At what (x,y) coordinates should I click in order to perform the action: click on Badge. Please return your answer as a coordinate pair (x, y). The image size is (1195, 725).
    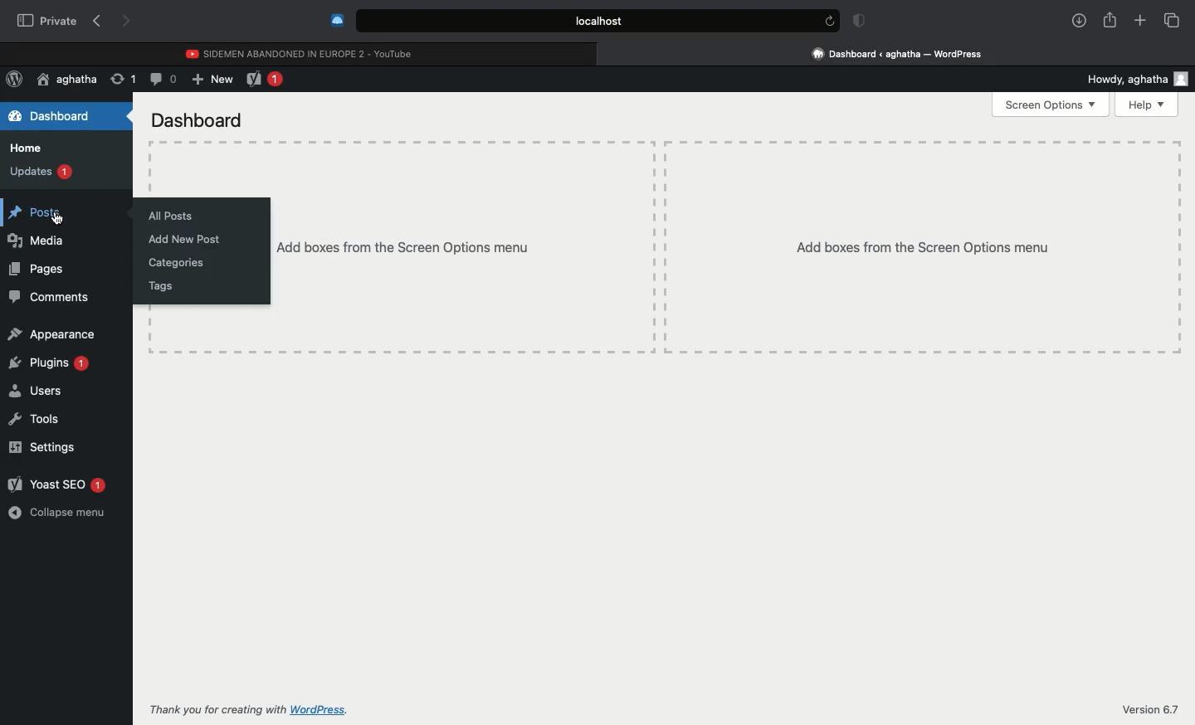
    Looking at the image, I should click on (856, 22).